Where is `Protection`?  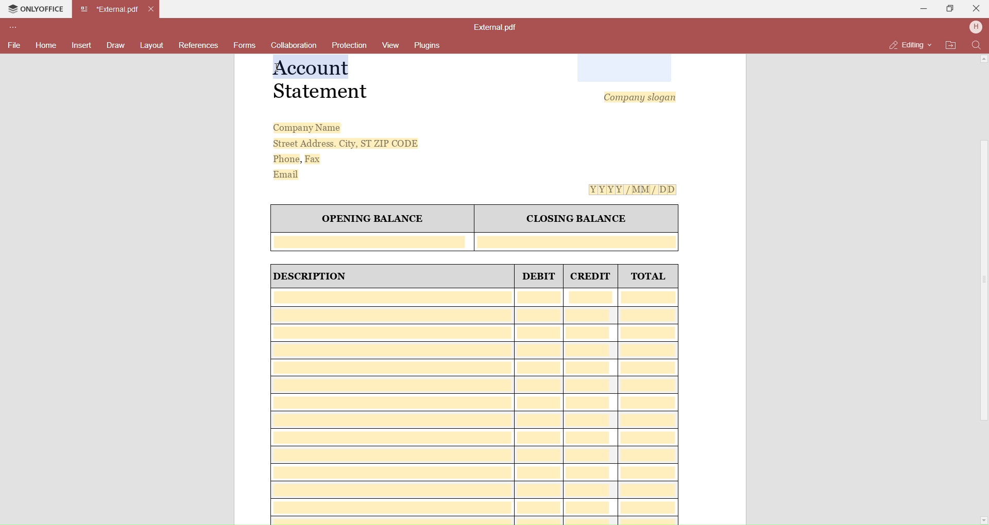
Protection is located at coordinates (350, 47).